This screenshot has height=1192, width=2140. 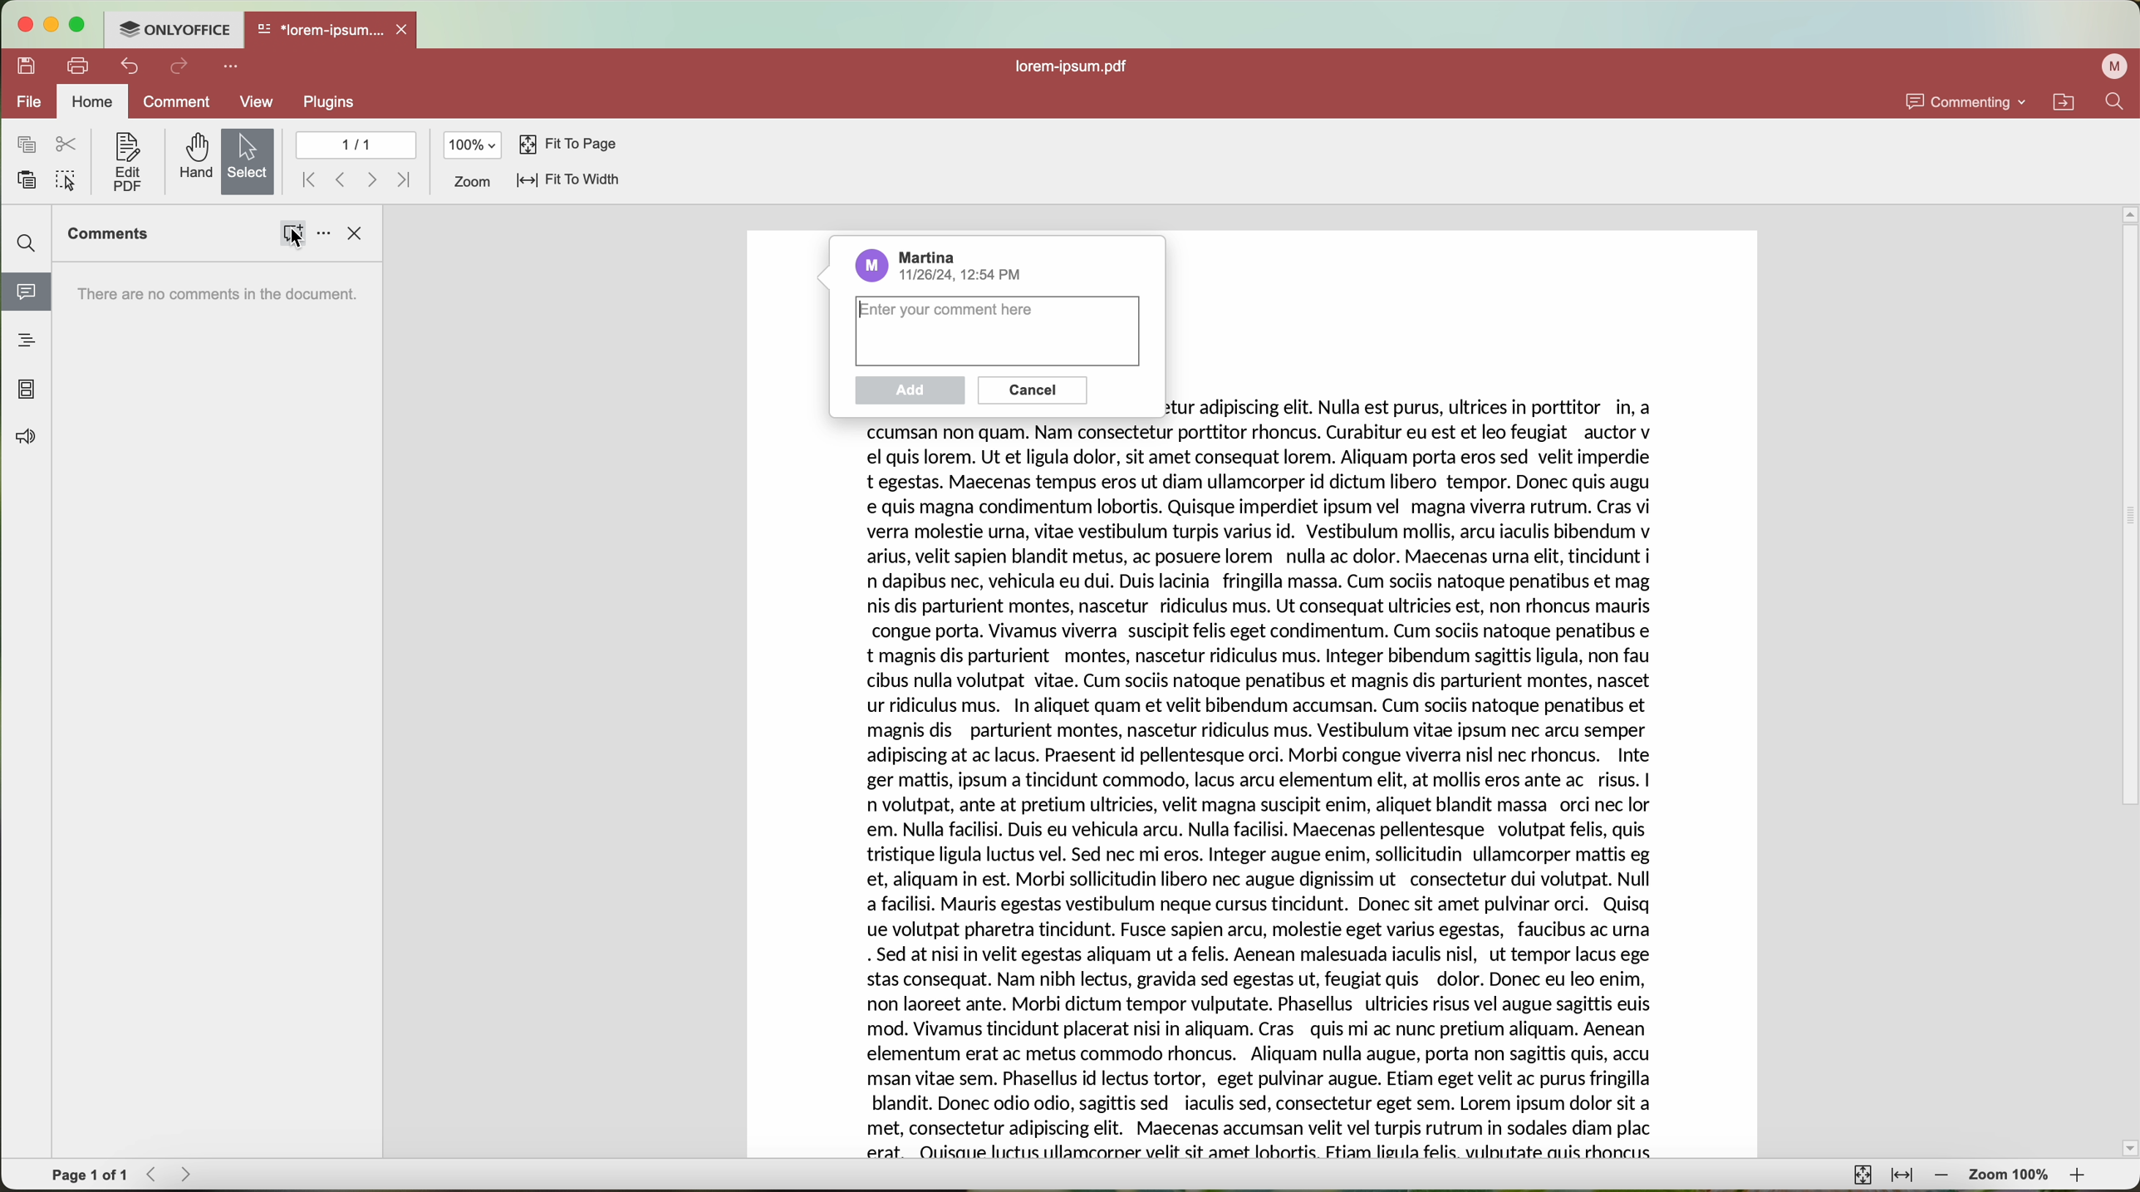 I want to click on edit PDF, so click(x=125, y=163).